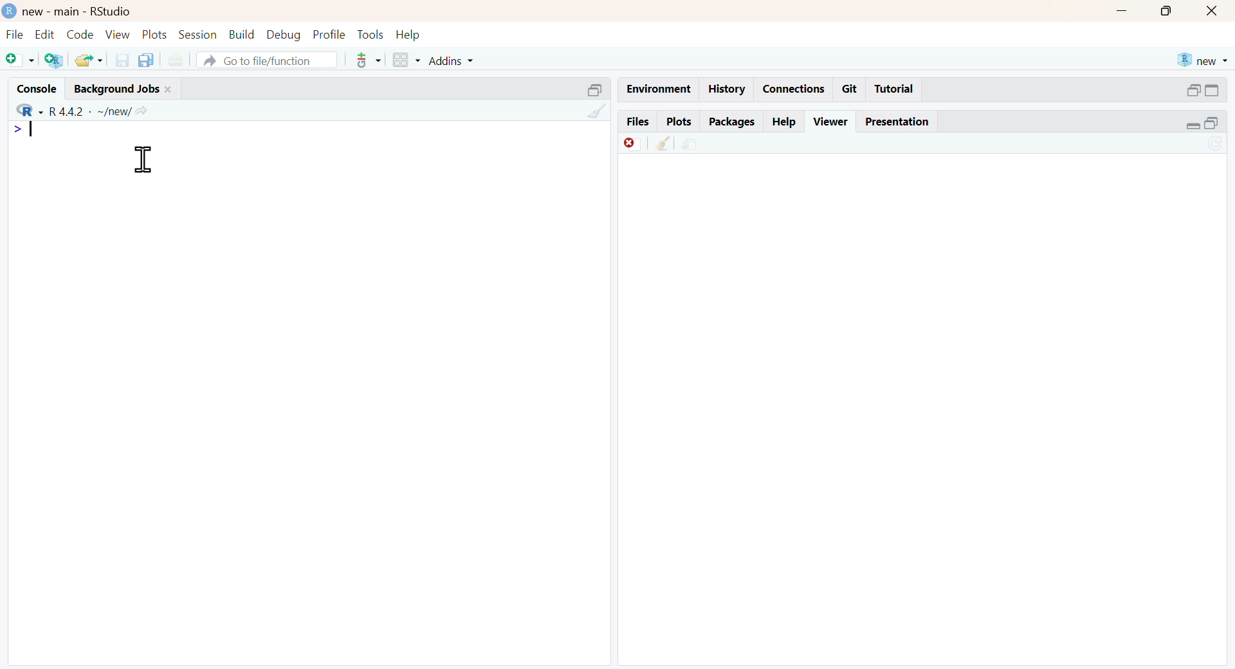  Describe the element at coordinates (1215, 144) in the screenshot. I see `sync` at that location.